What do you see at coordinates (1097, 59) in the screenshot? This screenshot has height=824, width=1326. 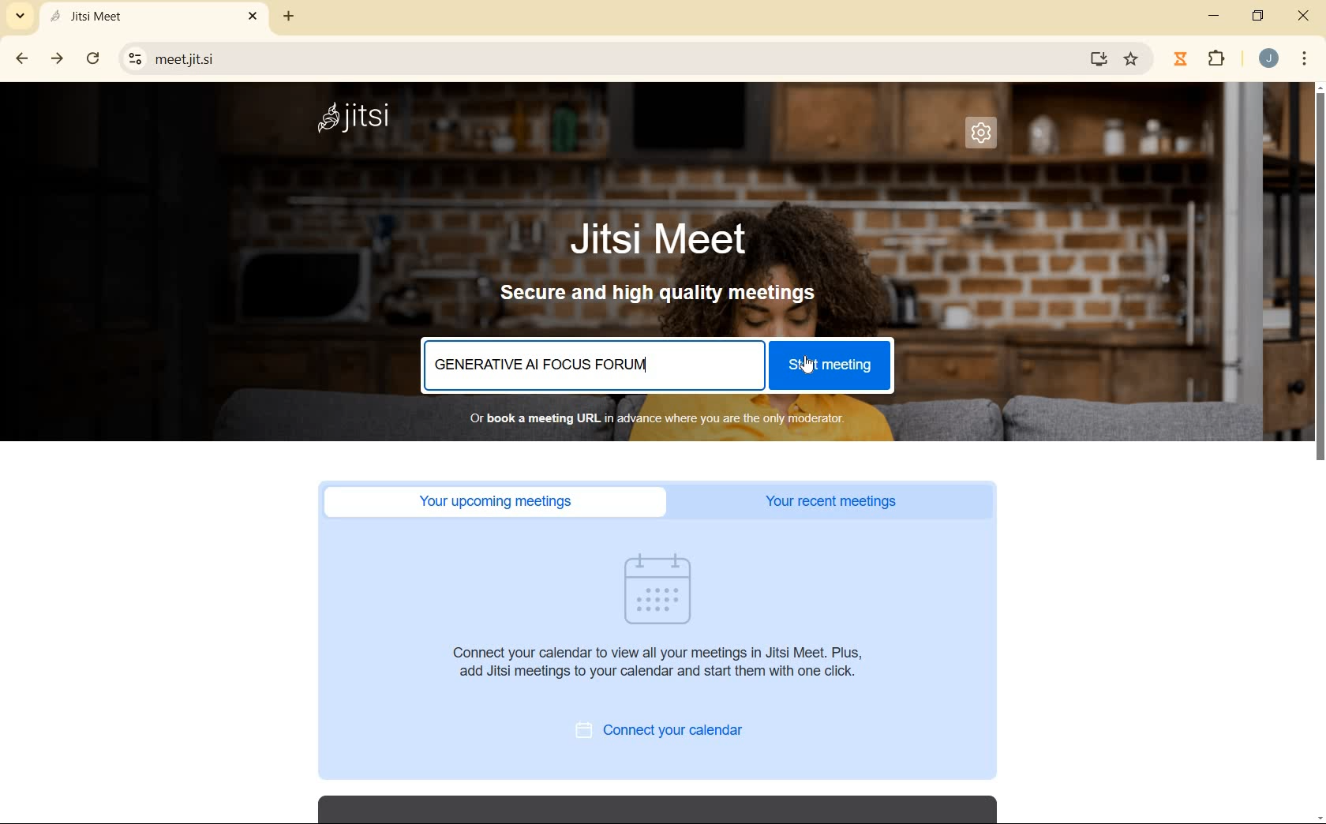 I see `Download` at bounding box center [1097, 59].